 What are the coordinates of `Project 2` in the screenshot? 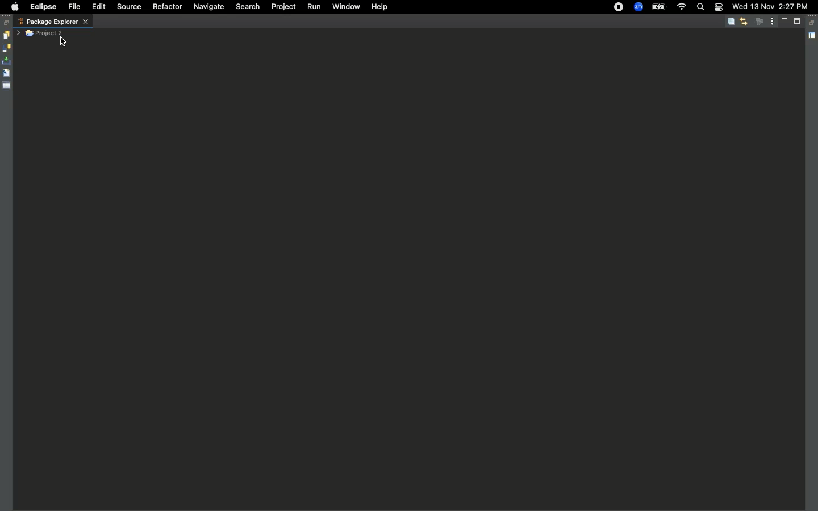 It's located at (45, 33).